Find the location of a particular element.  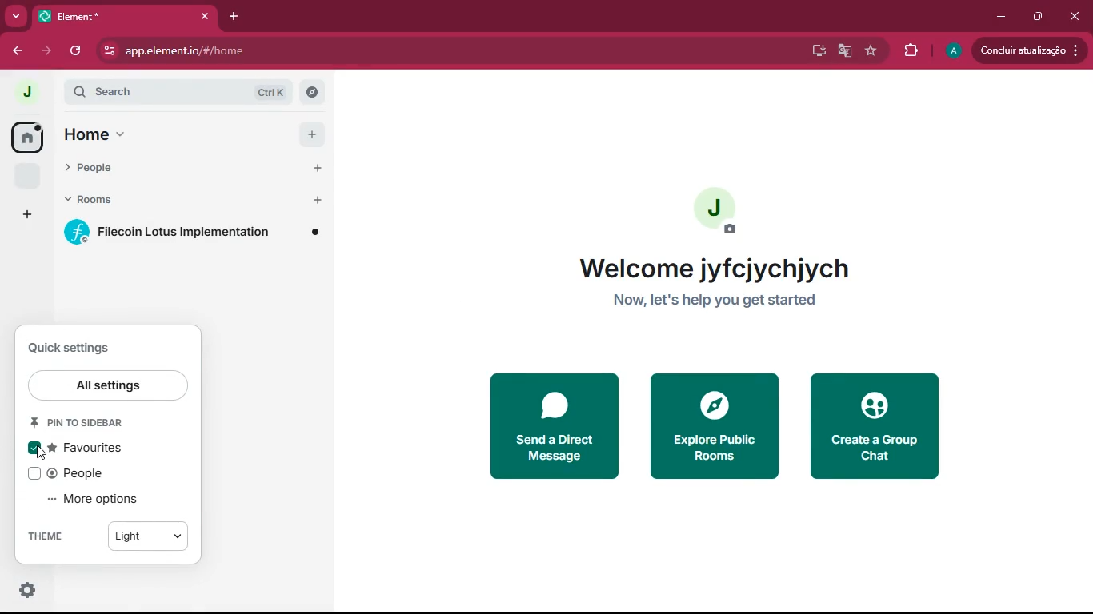

people is located at coordinates (80, 474).